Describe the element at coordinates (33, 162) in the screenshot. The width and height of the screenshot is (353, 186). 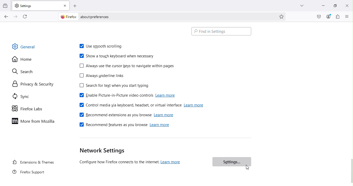
I see `Extensions and themes` at that location.